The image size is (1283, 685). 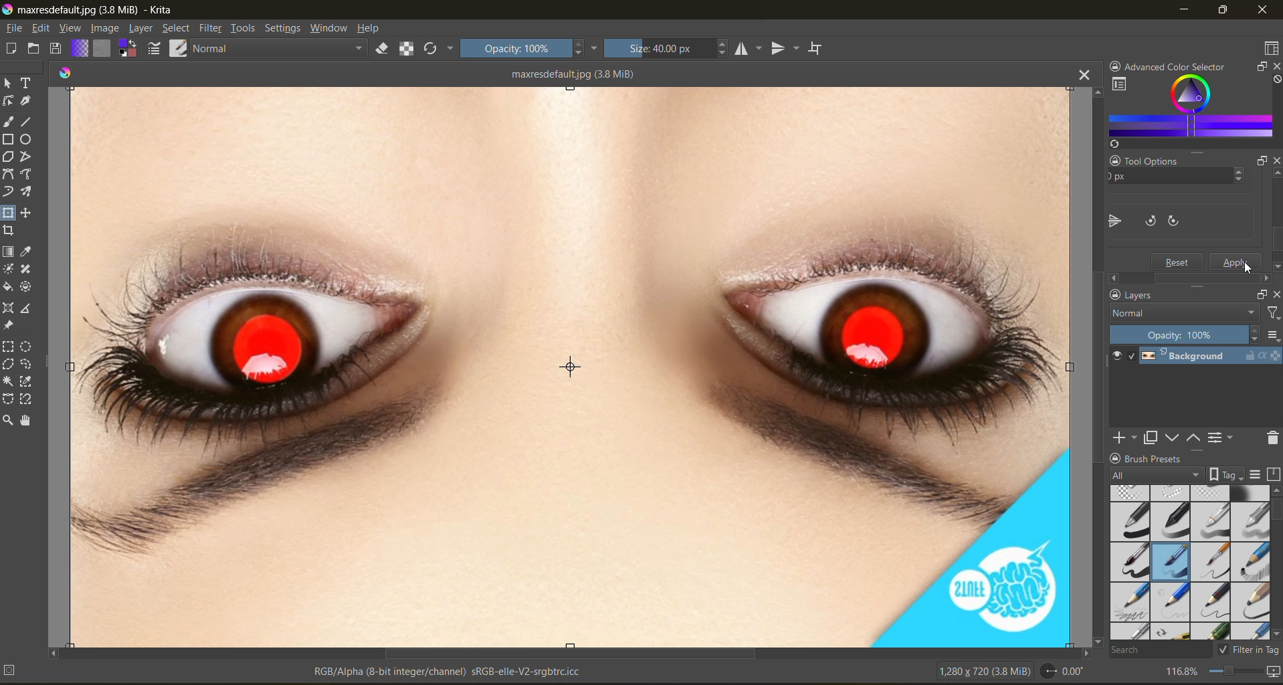 What do you see at coordinates (28, 345) in the screenshot?
I see `tool` at bounding box center [28, 345].